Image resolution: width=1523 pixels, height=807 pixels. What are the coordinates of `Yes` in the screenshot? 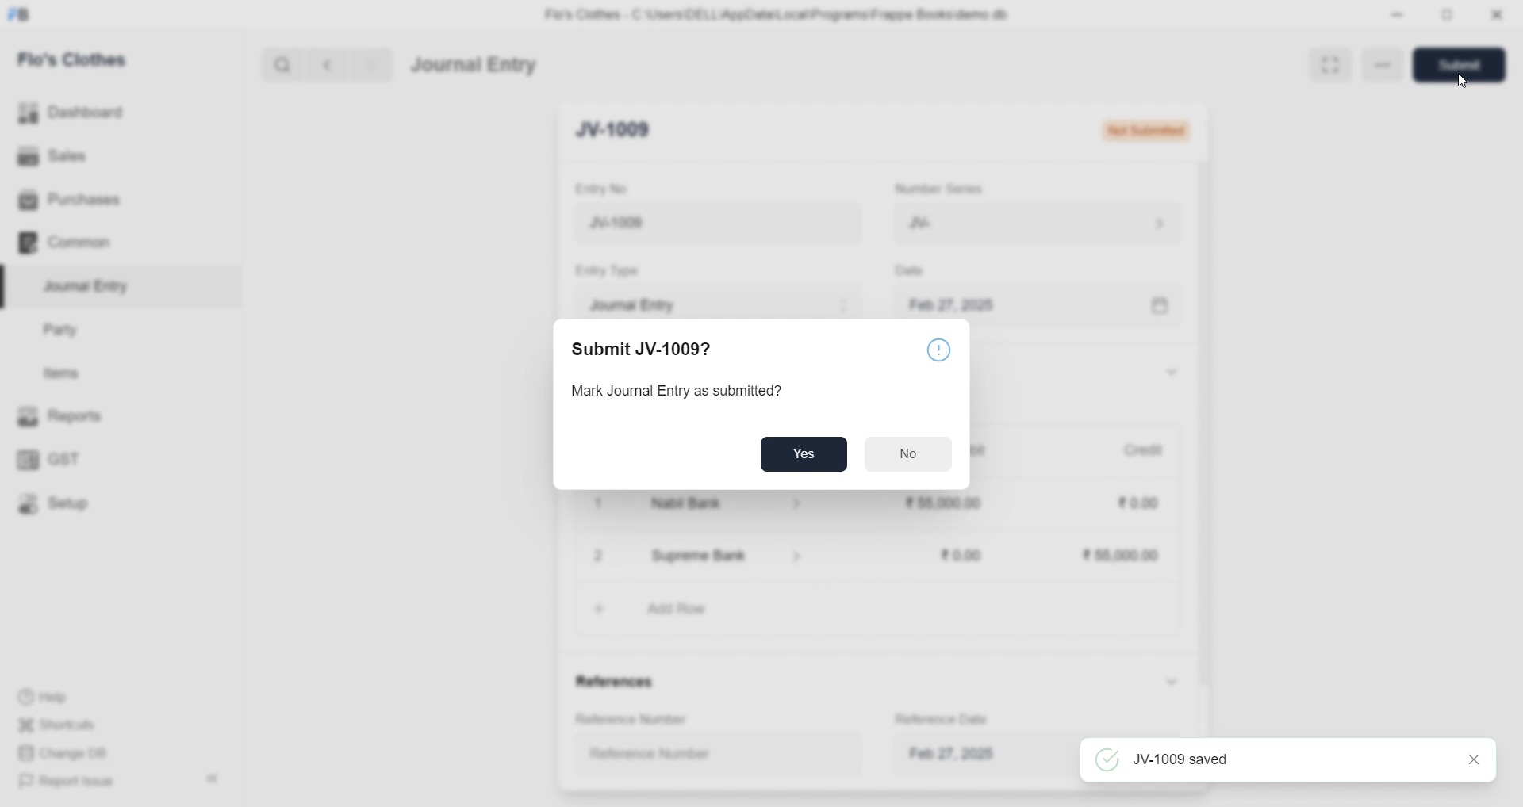 It's located at (806, 453).